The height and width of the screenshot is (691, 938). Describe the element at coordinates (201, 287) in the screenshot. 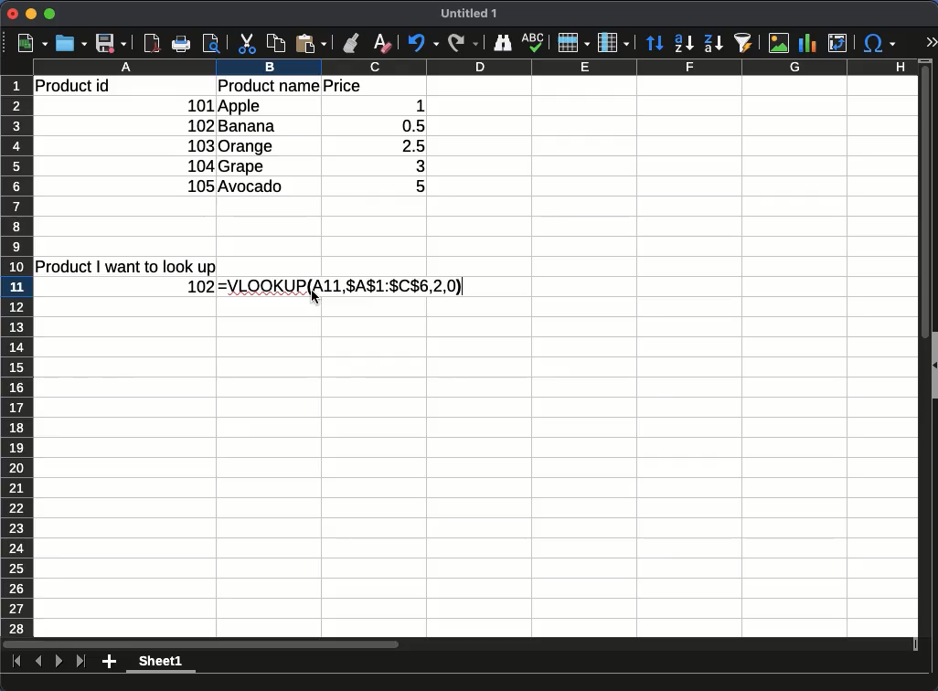

I see `102` at that location.